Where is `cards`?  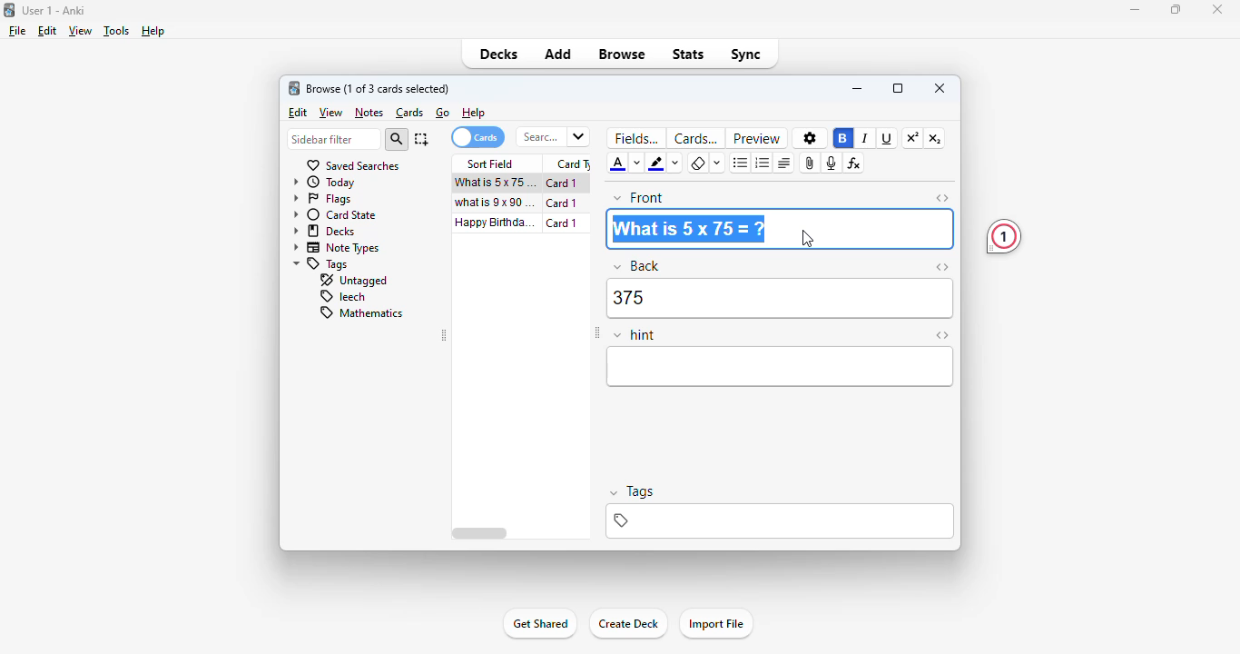
cards is located at coordinates (409, 114).